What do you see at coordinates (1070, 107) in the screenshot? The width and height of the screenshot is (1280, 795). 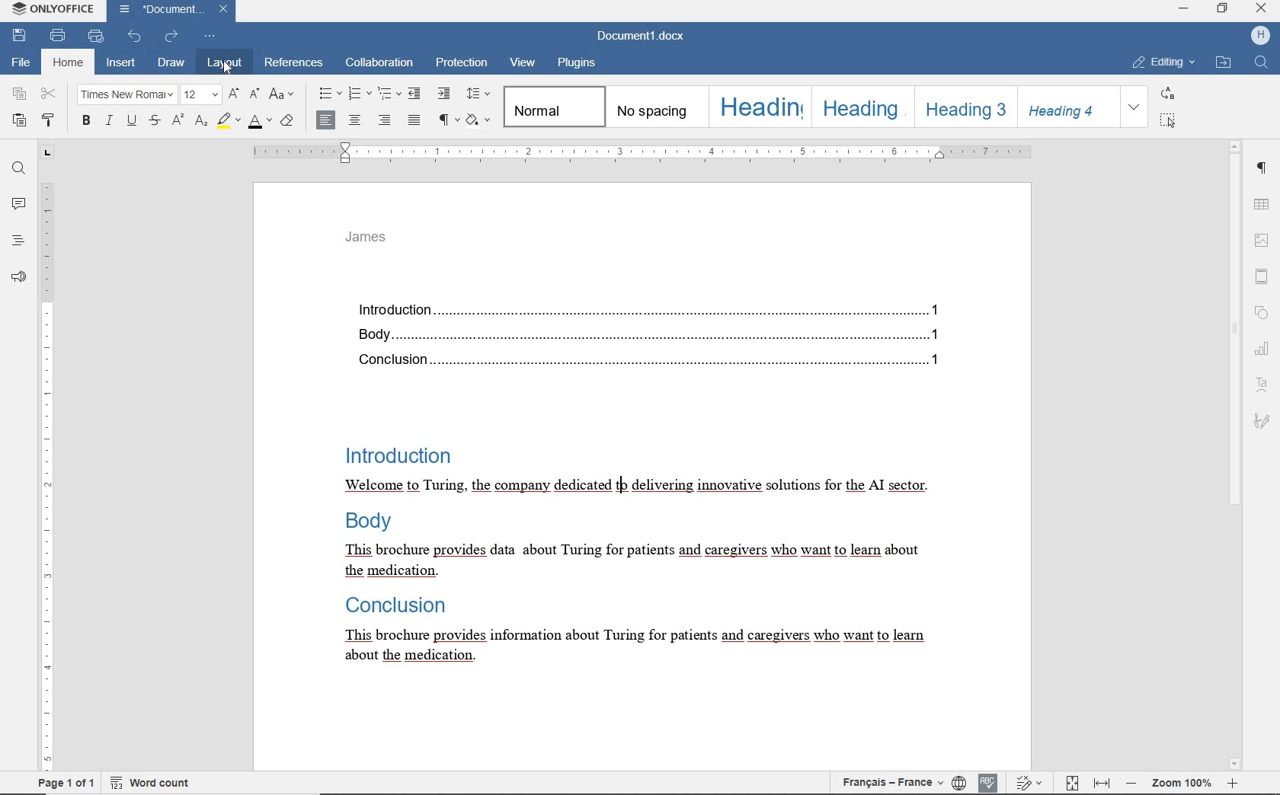 I see `Heading 4` at bounding box center [1070, 107].